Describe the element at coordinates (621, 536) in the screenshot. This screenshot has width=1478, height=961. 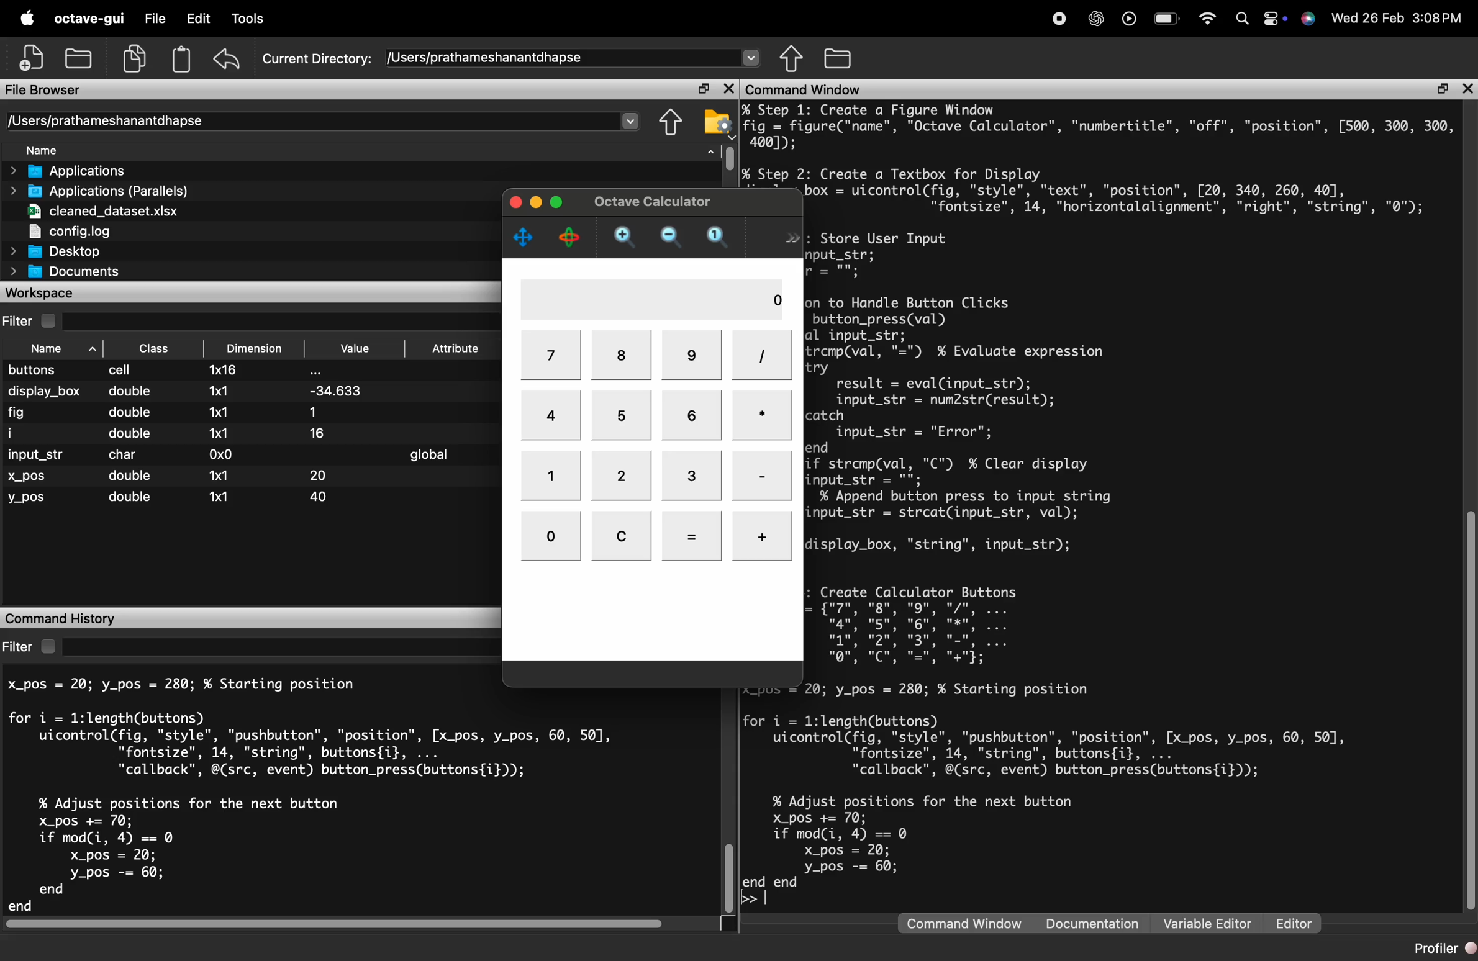
I see `C` at that location.